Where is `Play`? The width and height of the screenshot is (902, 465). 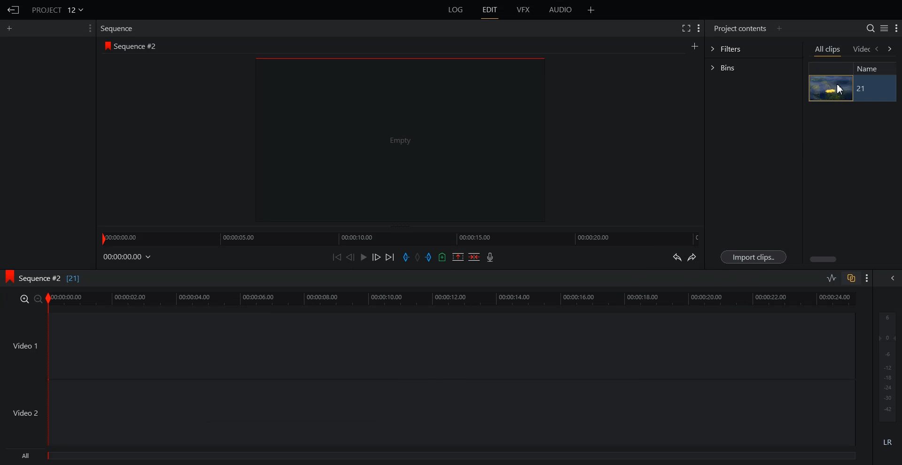 Play is located at coordinates (364, 256).